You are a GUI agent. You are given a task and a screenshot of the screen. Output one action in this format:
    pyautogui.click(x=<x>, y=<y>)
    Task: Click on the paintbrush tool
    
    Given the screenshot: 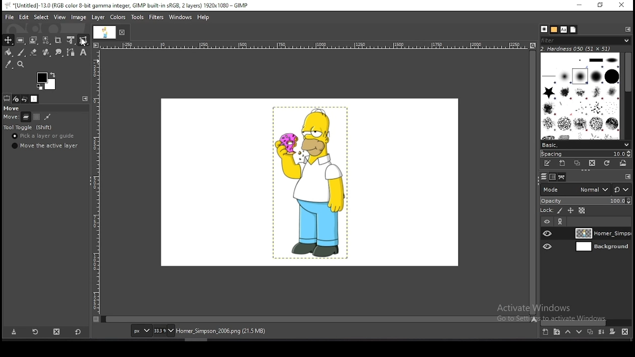 What is the action you would take?
    pyautogui.click(x=21, y=53)
    